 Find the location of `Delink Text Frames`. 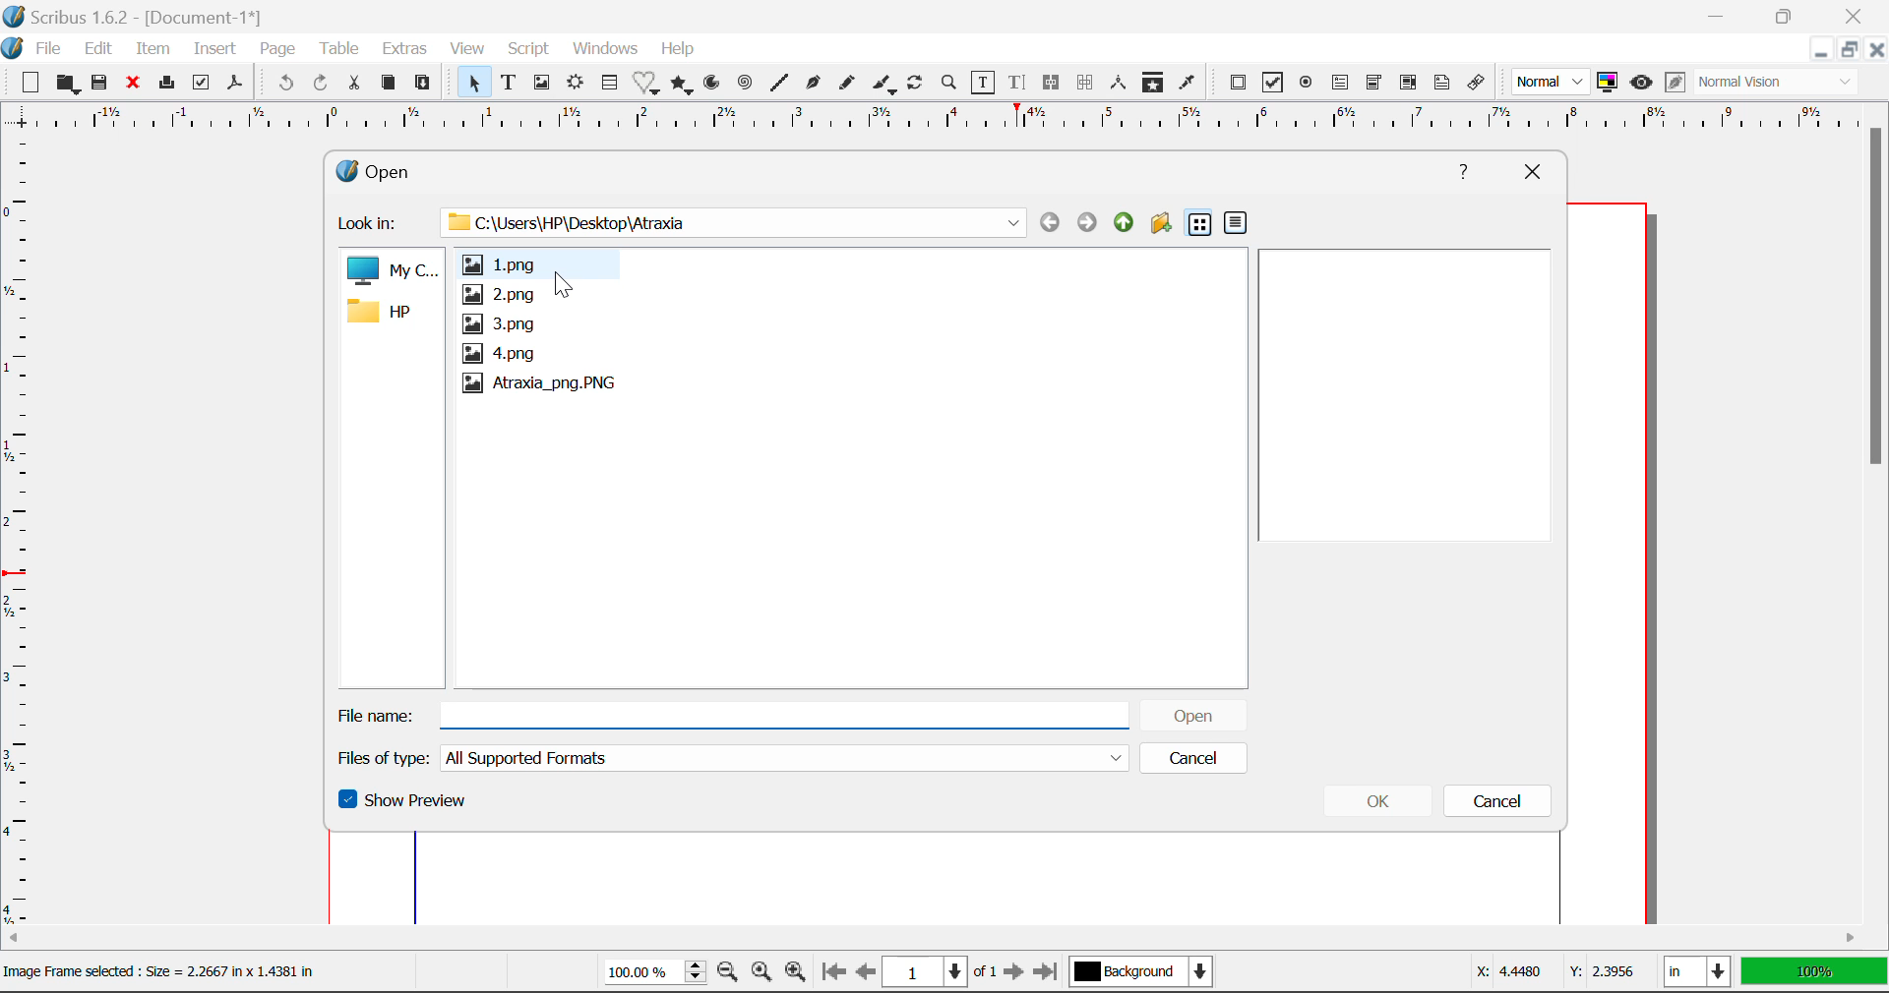

Delink Text Frames is located at coordinates (1087, 83).